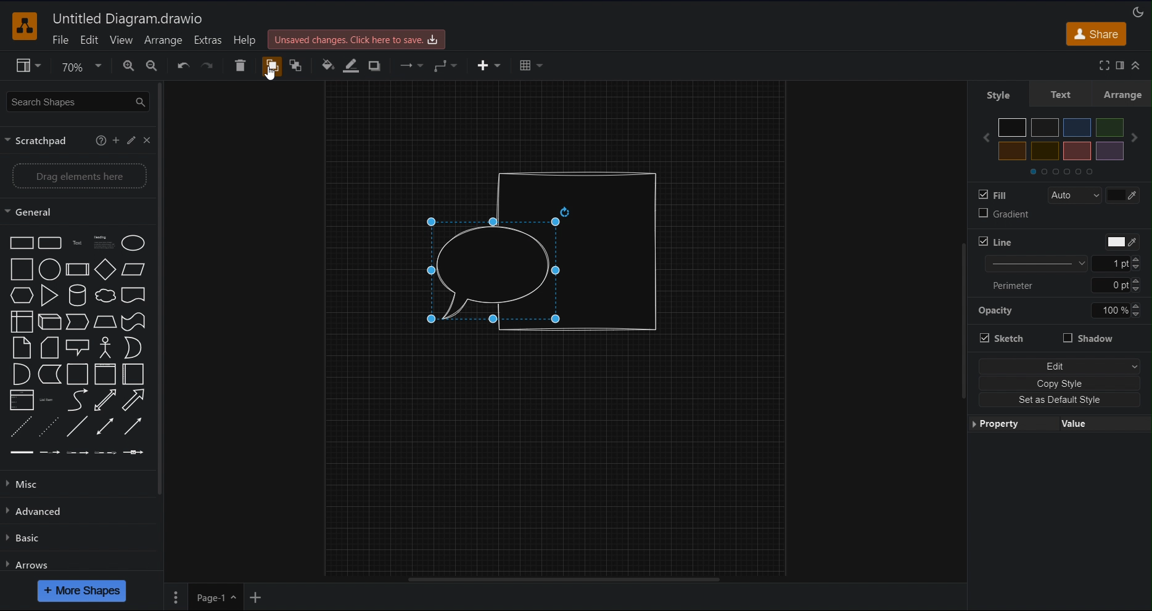 The height and width of the screenshot is (611, 1152). Describe the element at coordinates (134, 400) in the screenshot. I see `Arrow` at that location.